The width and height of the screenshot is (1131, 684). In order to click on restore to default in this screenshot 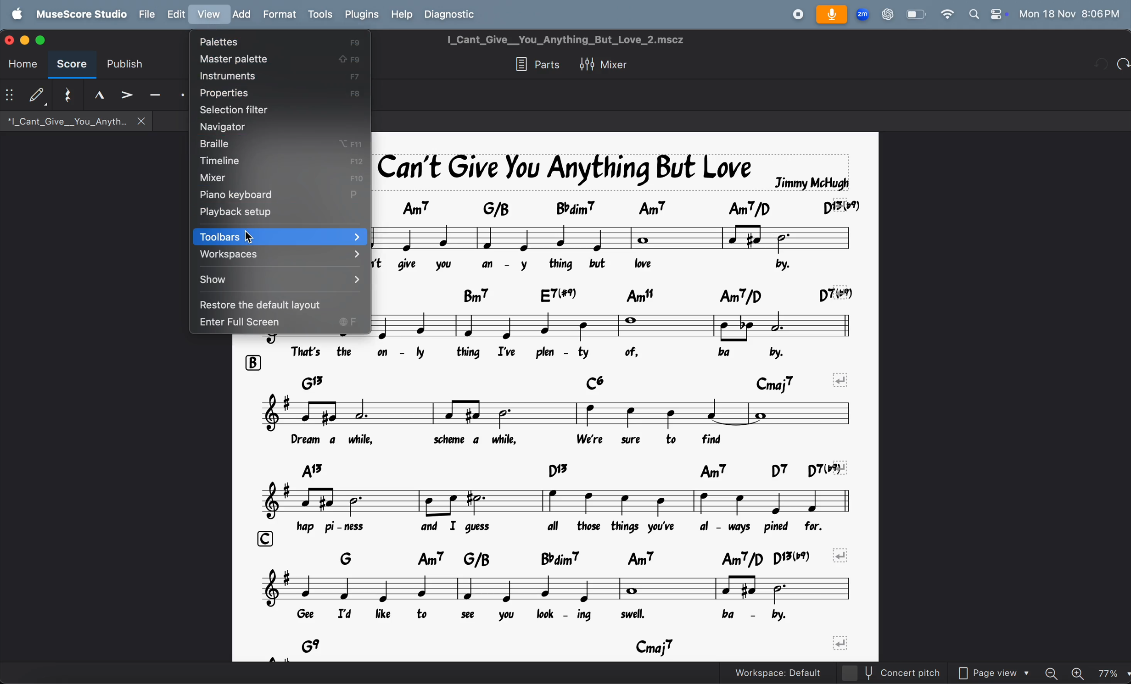, I will do `click(277, 304)`.